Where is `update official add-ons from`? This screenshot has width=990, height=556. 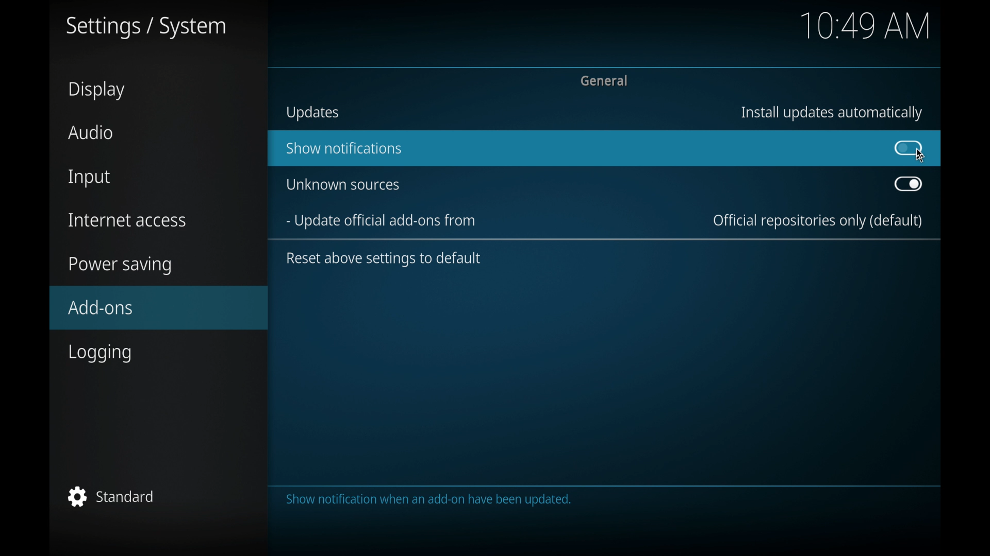 update official add-ons from is located at coordinates (379, 222).